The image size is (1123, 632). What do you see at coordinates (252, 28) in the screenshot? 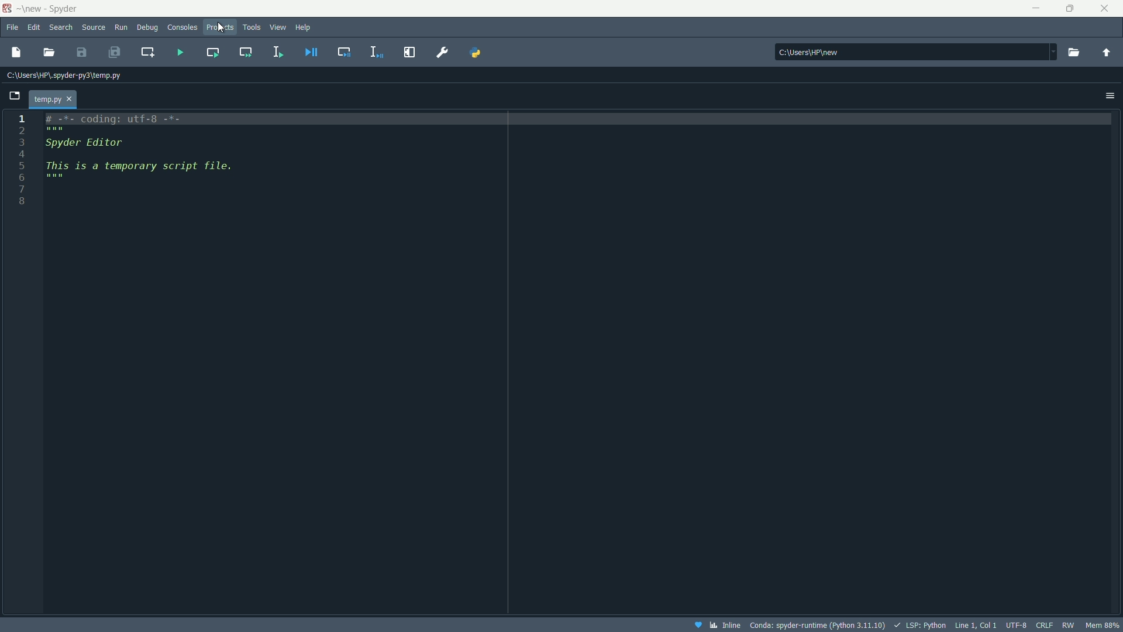
I see `Tools menu` at bounding box center [252, 28].